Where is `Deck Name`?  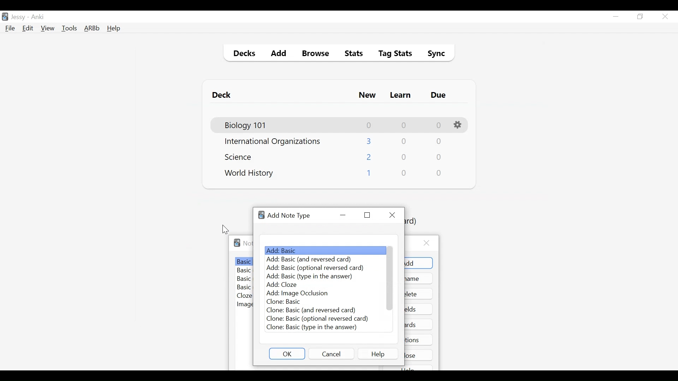
Deck Name is located at coordinates (246, 126).